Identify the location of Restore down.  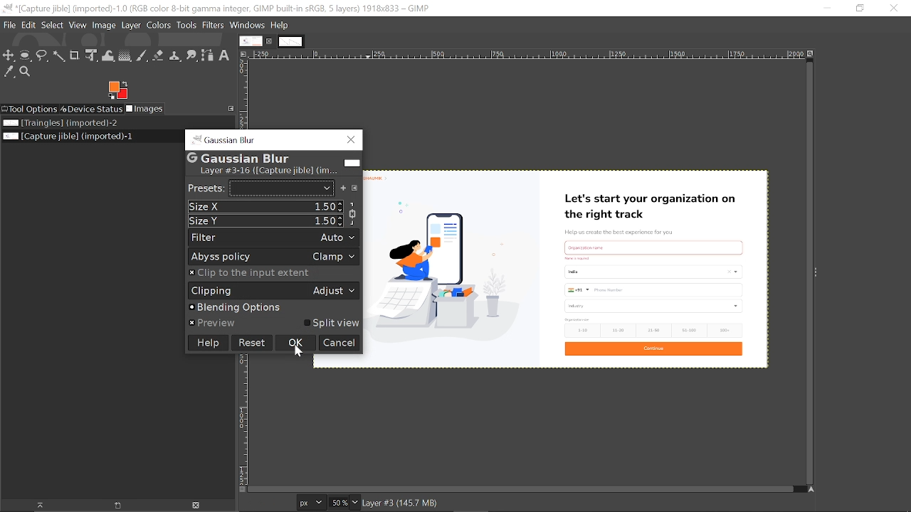
(858, 8).